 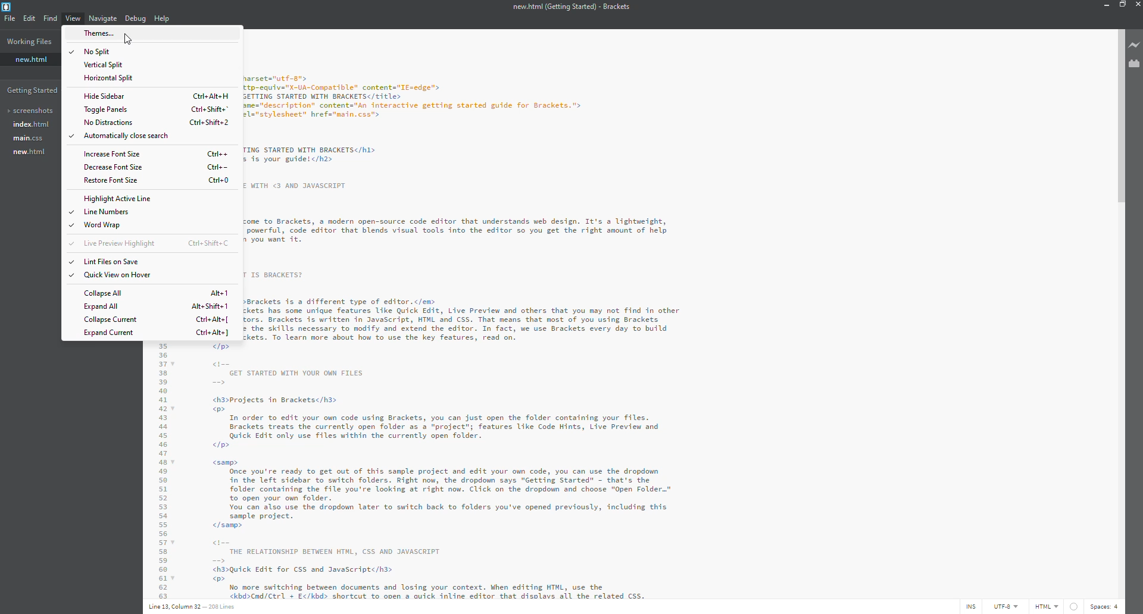 I want to click on lint files on save, so click(x=111, y=262).